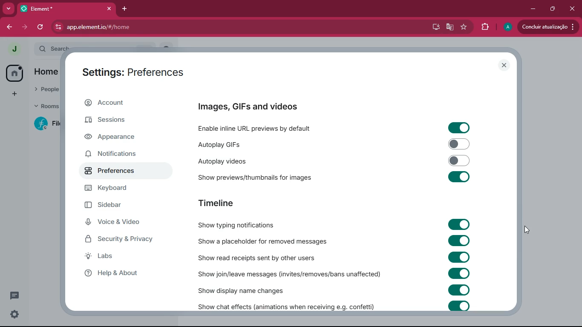 The width and height of the screenshot is (582, 327). Describe the element at coordinates (527, 229) in the screenshot. I see `mouse up` at that location.